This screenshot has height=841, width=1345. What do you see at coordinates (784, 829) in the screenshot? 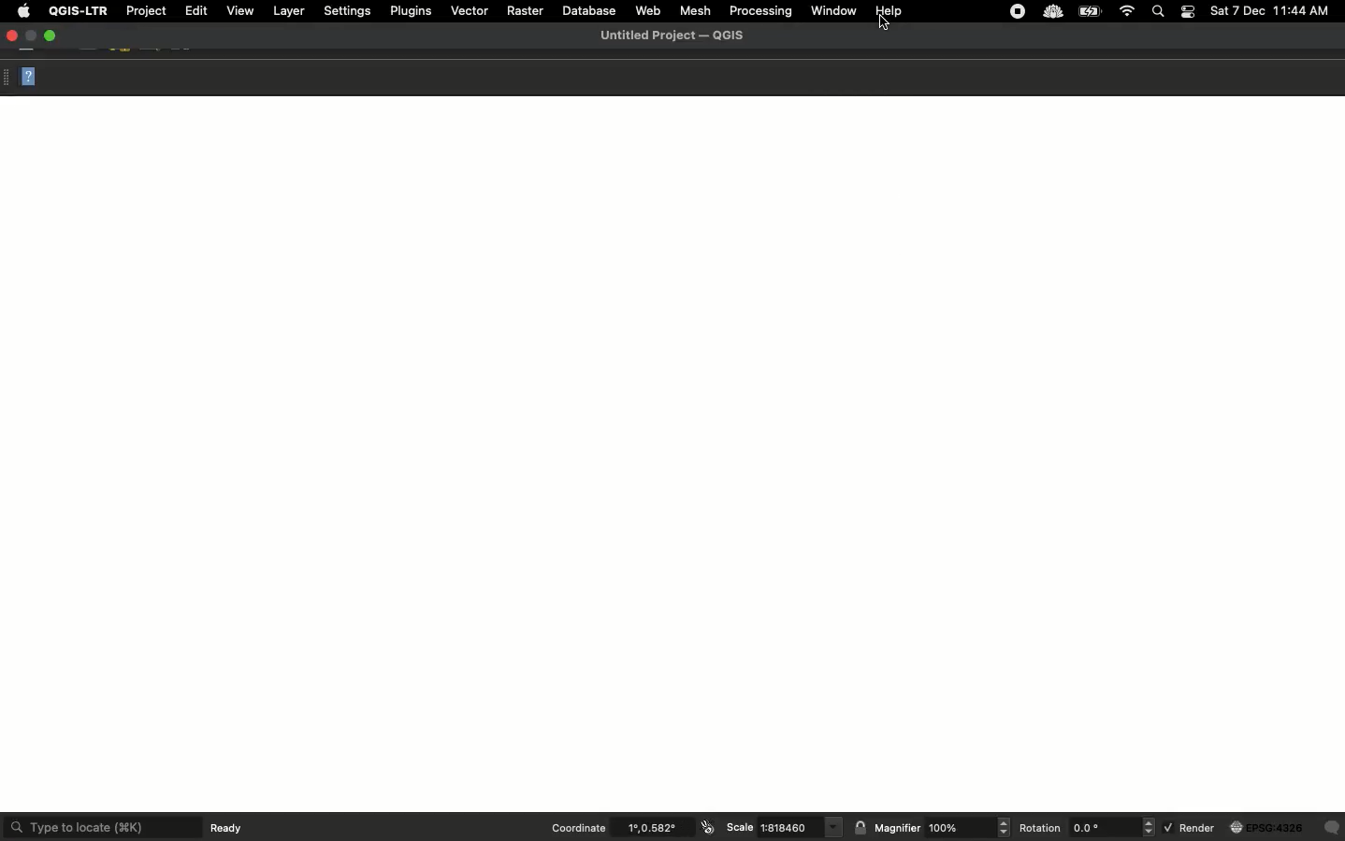
I see `Scale` at bounding box center [784, 829].